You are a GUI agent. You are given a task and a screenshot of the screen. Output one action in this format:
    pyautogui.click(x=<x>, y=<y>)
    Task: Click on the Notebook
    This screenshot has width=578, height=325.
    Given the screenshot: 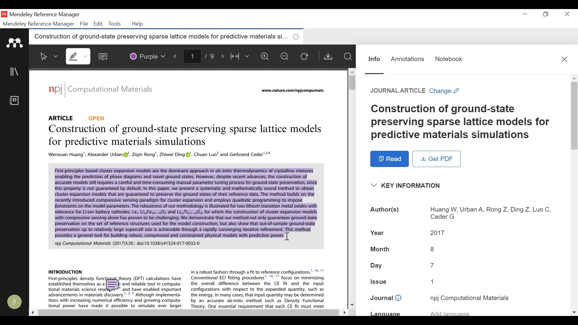 What is the action you would take?
    pyautogui.click(x=16, y=101)
    